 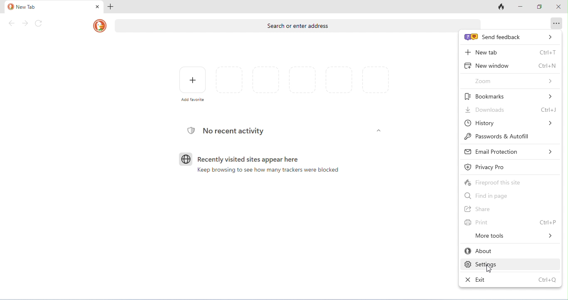 I want to click on settings, so click(x=510, y=264).